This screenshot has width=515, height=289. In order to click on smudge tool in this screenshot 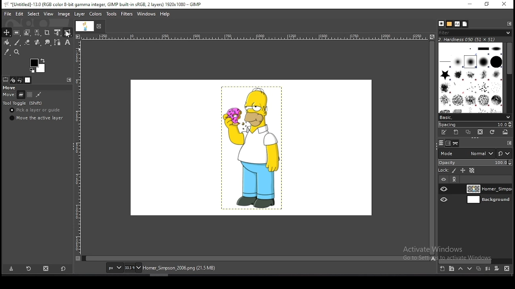, I will do `click(47, 42)`.